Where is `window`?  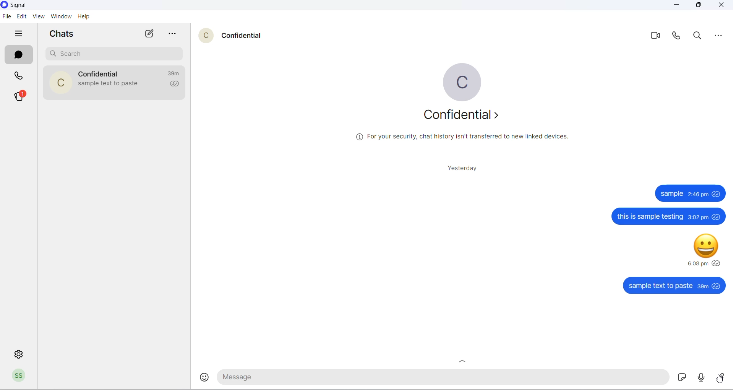
window is located at coordinates (61, 17).